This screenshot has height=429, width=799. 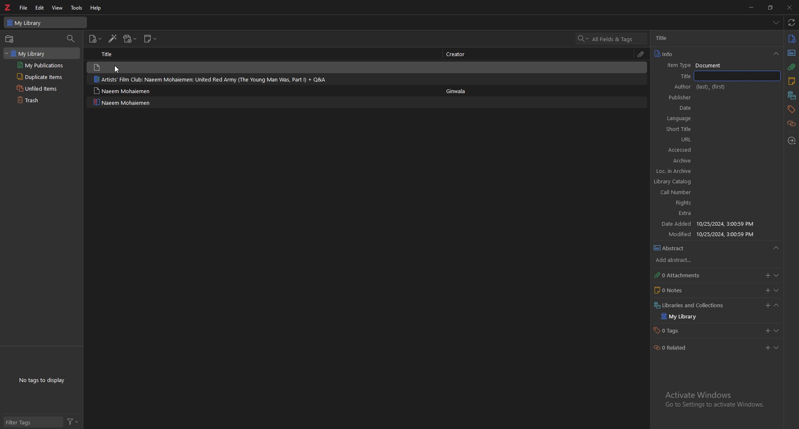 What do you see at coordinates (776, 22) in the screenshot?
I see `drop down` at bounding box center [776, 22].